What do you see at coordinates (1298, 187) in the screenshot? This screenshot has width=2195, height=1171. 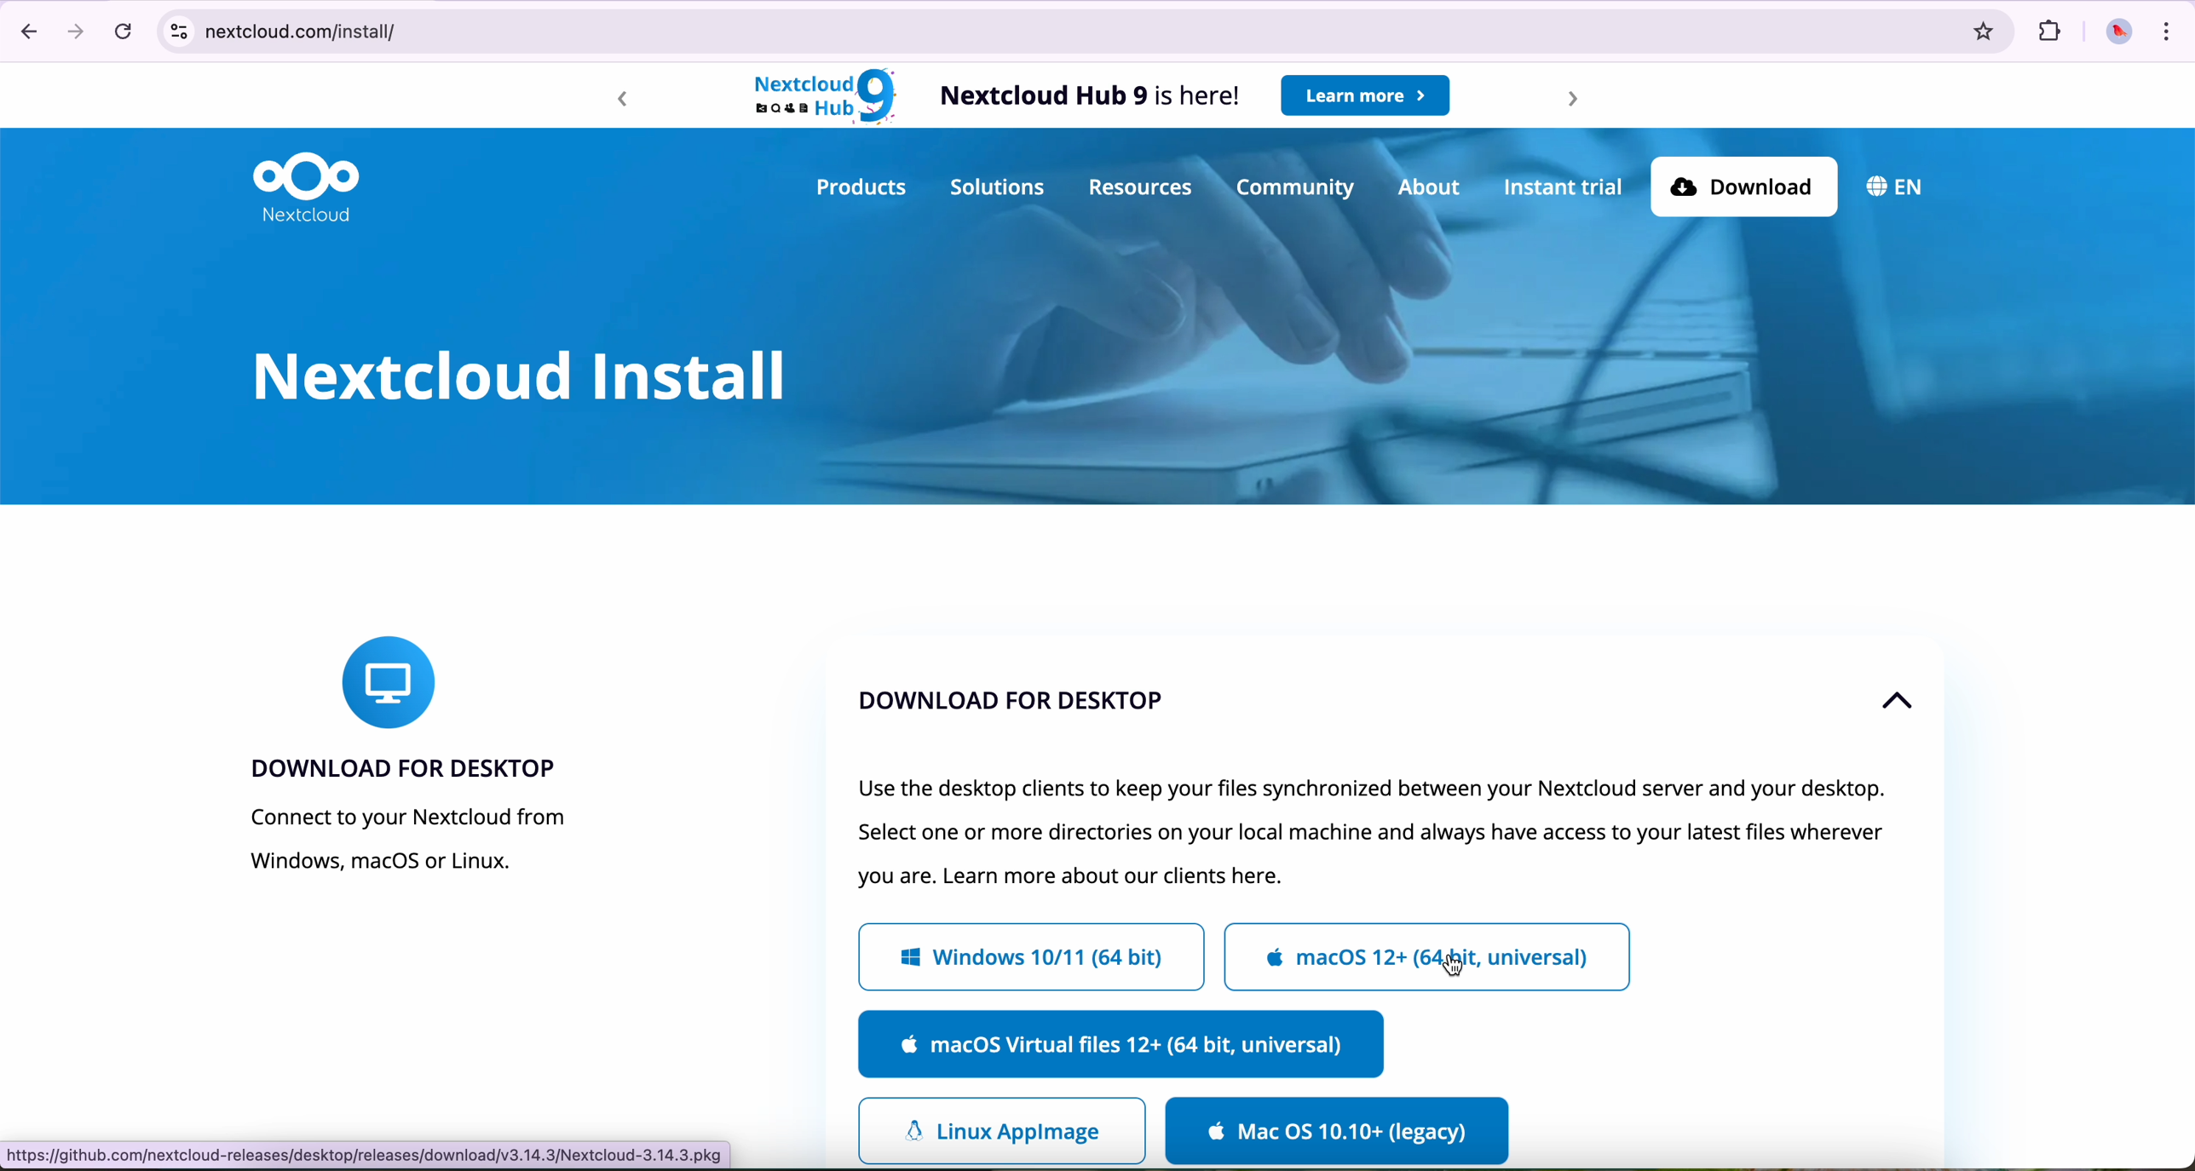 I see `community` at bounding box center [1298, 187].